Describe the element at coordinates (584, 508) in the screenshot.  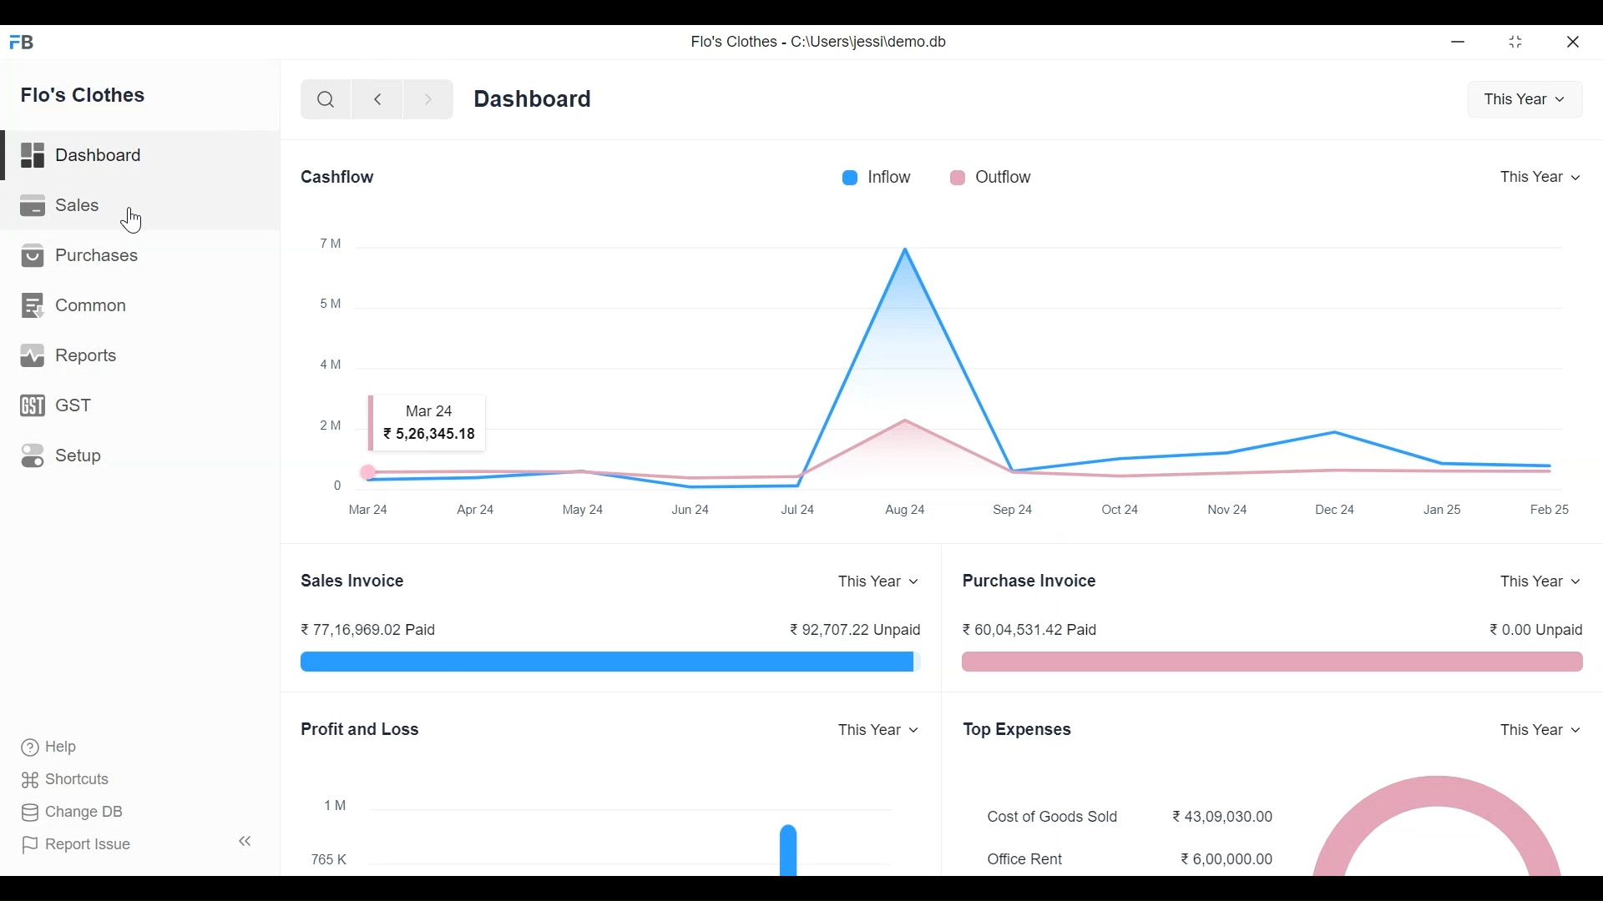
I see `May 24` at that location.